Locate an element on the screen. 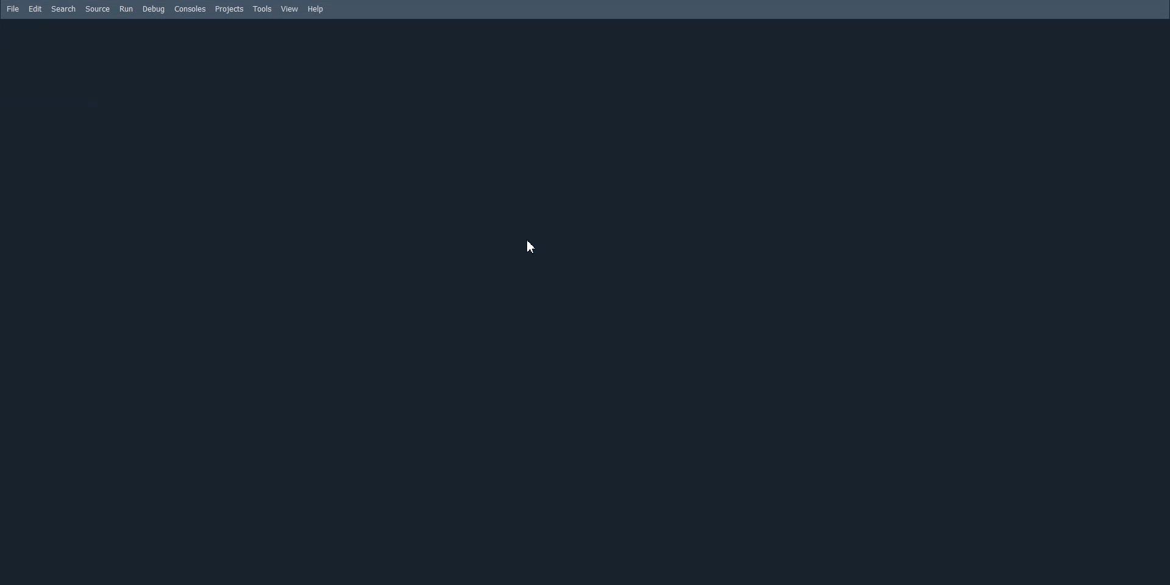 The width and height of the screenshot is (1170, 585). Tools is located at coordinates (263, 9).